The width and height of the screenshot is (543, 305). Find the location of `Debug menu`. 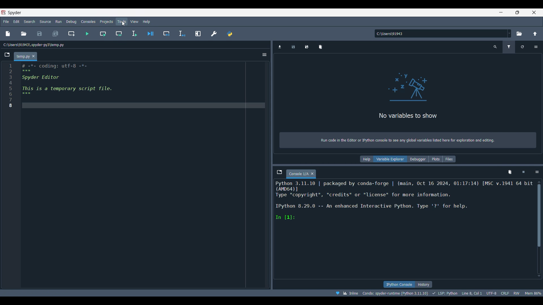

Debug menu is located at coordinates (71, 21).